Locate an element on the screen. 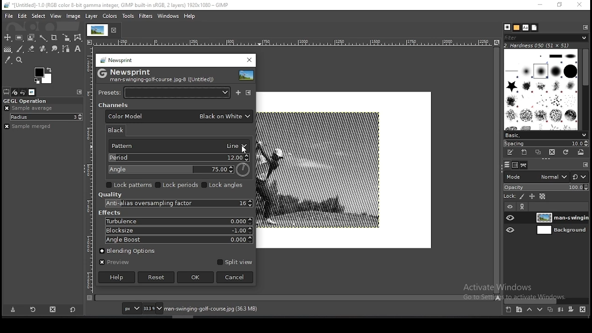  cancel is located at coordinates (235, 277).